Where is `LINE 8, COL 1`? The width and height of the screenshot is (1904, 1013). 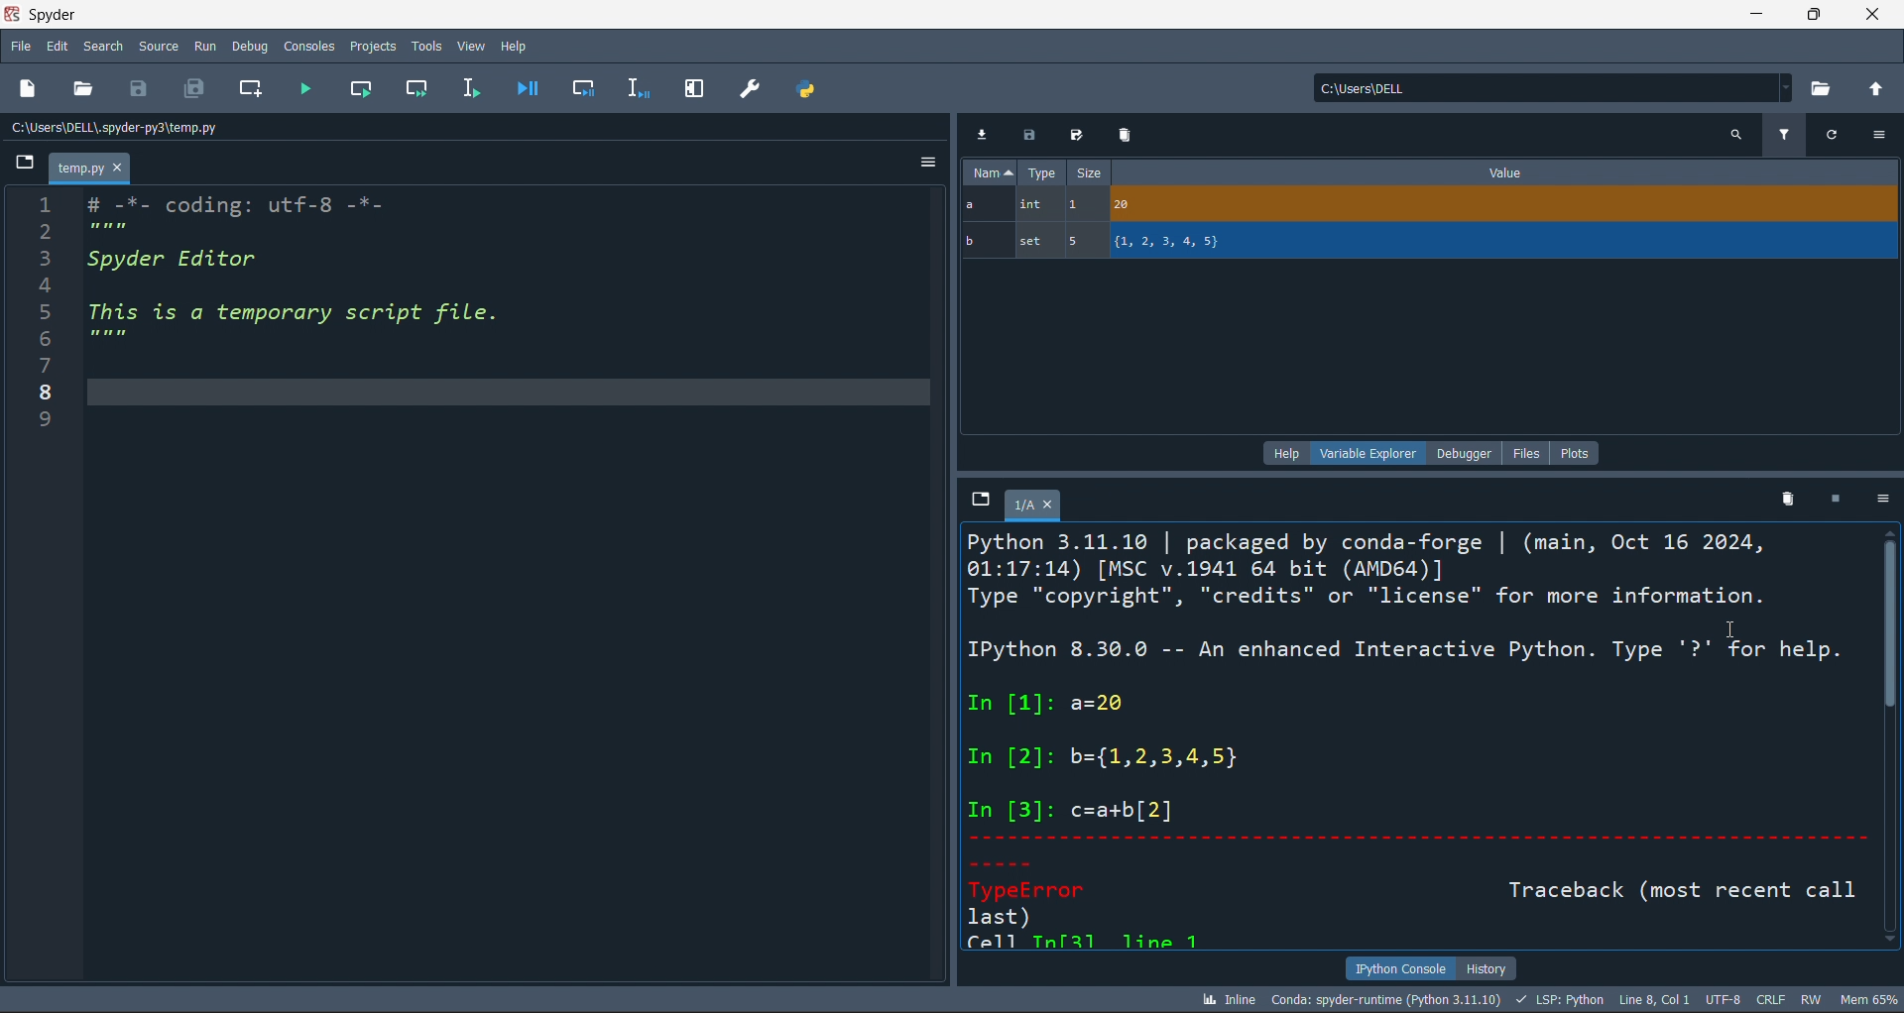 LINE 8, COL 1 is located at coordinates (1658, 999).